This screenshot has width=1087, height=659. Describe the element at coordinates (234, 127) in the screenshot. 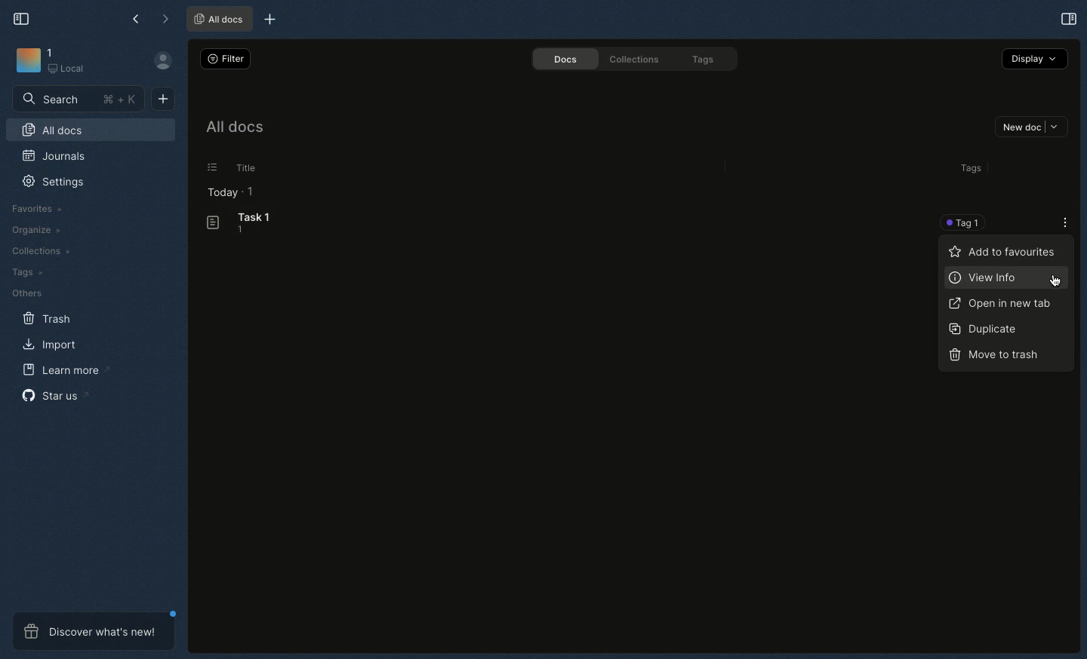

I see `All docs` at that location.